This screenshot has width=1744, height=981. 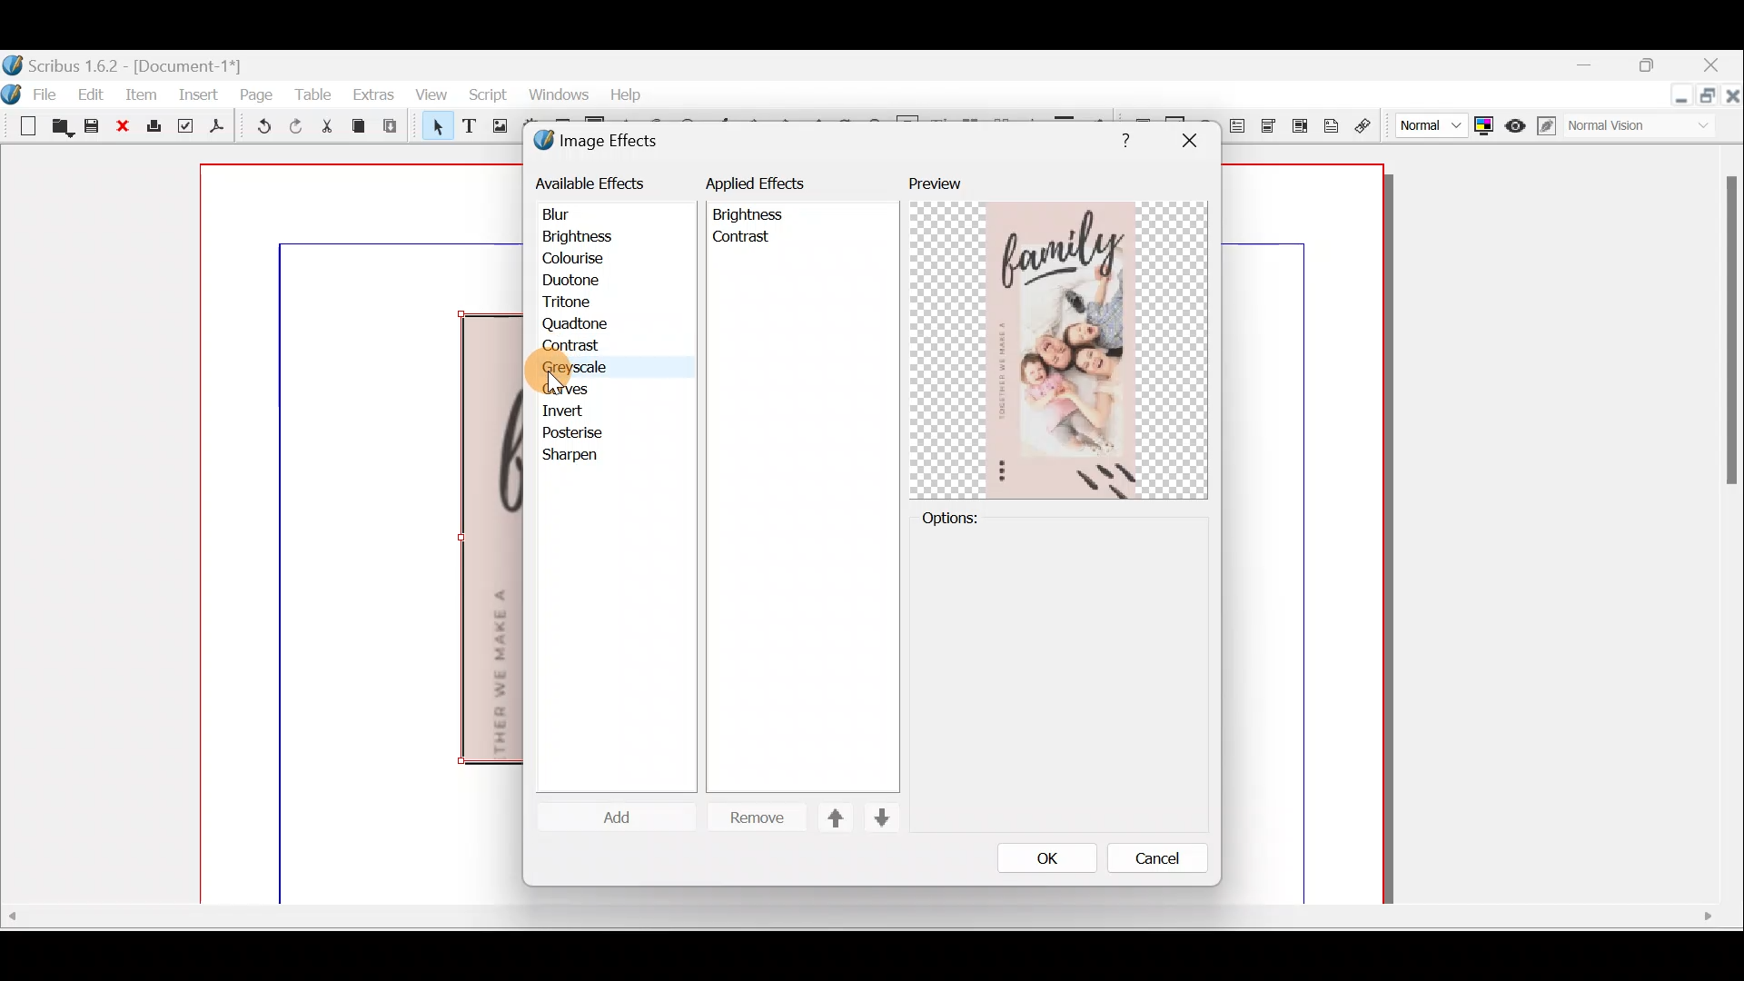 What do you see at coordinates (495, 126) in the screenshot?
I see `Image frame` at bounding box center [495, 126].